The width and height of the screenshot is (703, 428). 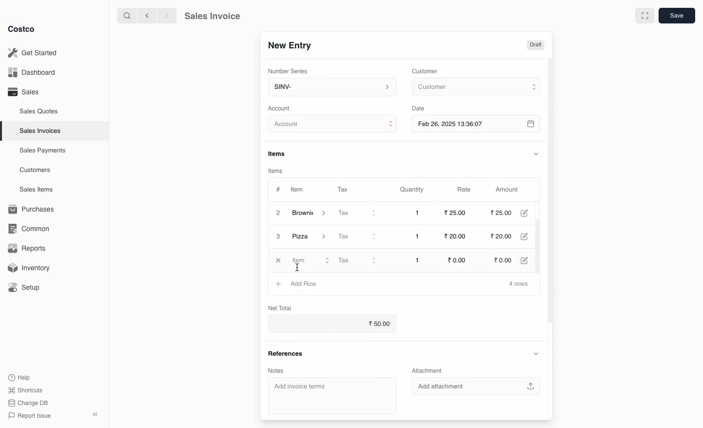 What do you see at coordinates (146, 16) in the screenshot?
I see `Back` at bounding box center [146, 16].